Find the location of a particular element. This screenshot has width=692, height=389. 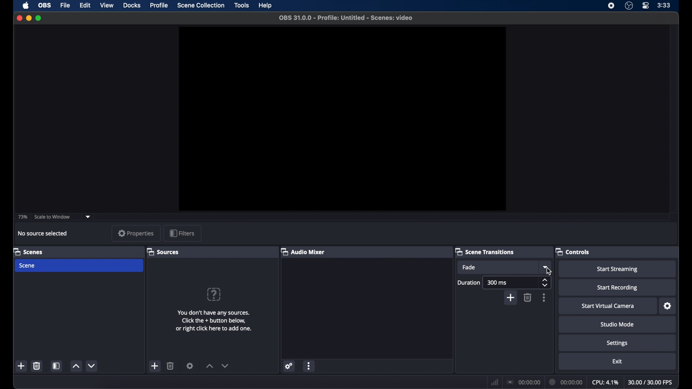

minimize is located at coordinates (28, 18).